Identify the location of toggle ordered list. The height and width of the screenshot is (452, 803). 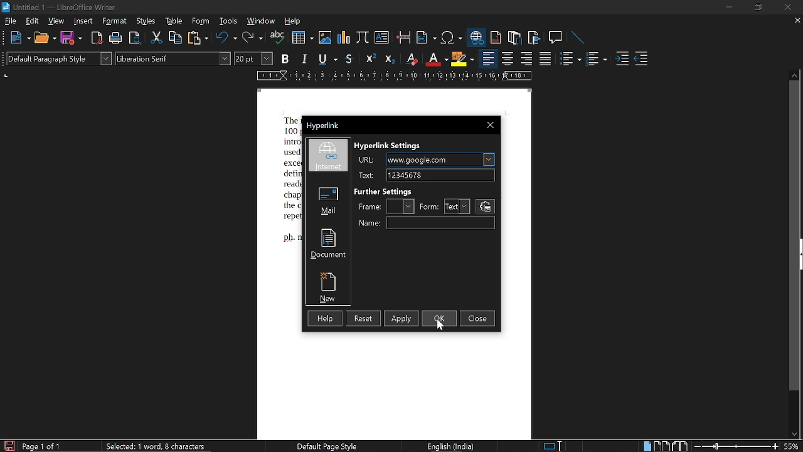
(597, 60).